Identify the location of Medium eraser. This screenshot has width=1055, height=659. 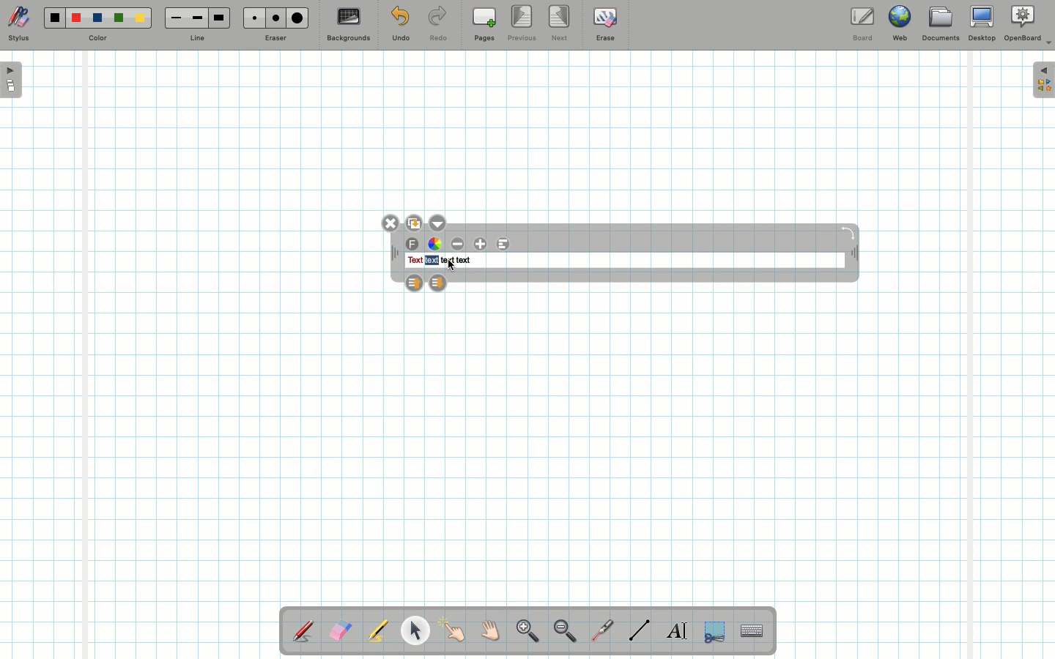
(273, 18).